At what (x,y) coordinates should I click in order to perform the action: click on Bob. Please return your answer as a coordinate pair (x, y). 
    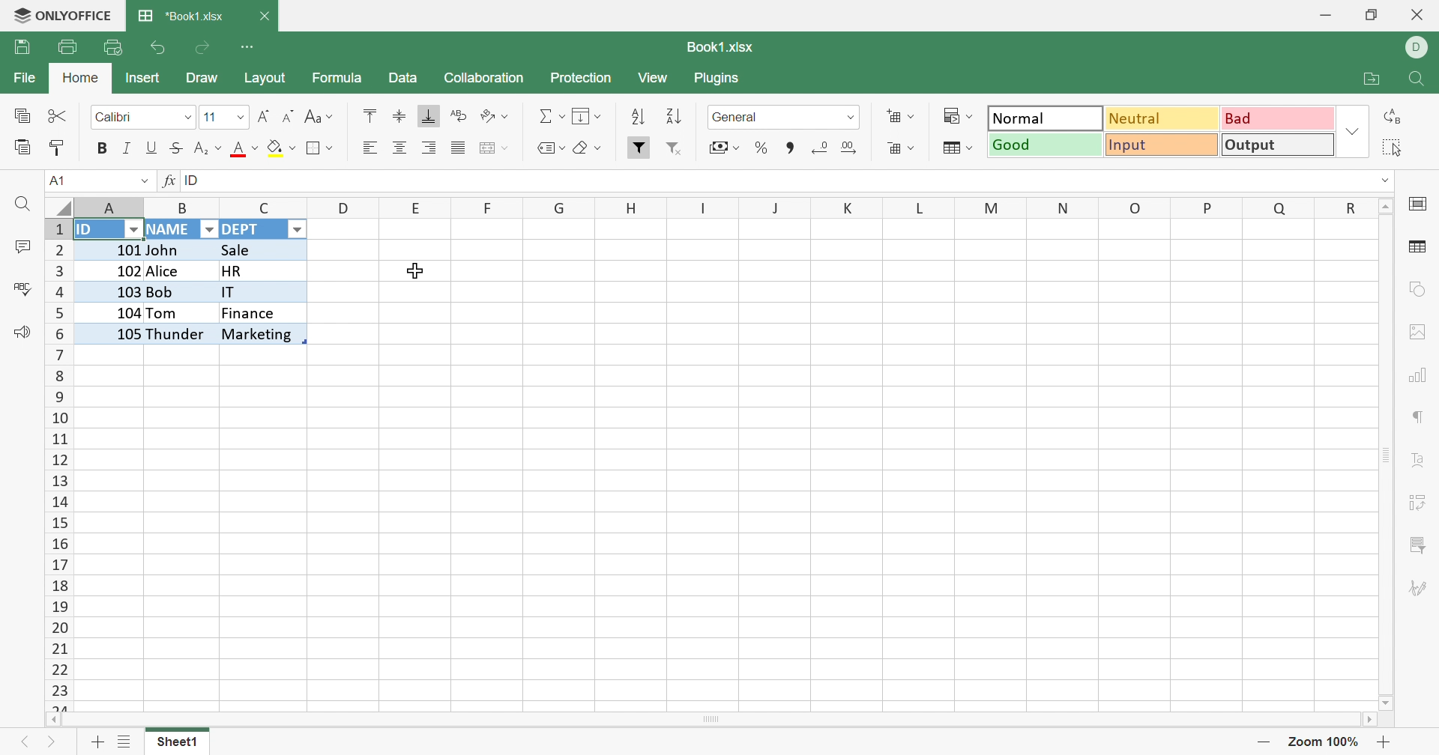
    Looking at the image, I should click on (178, 294).